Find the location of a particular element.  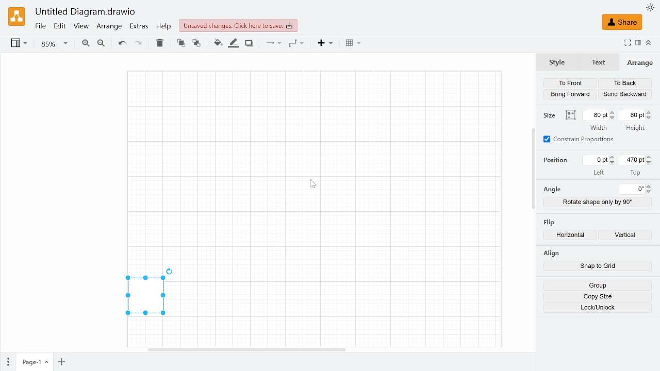

Edit is located at coordinates (60, 26).